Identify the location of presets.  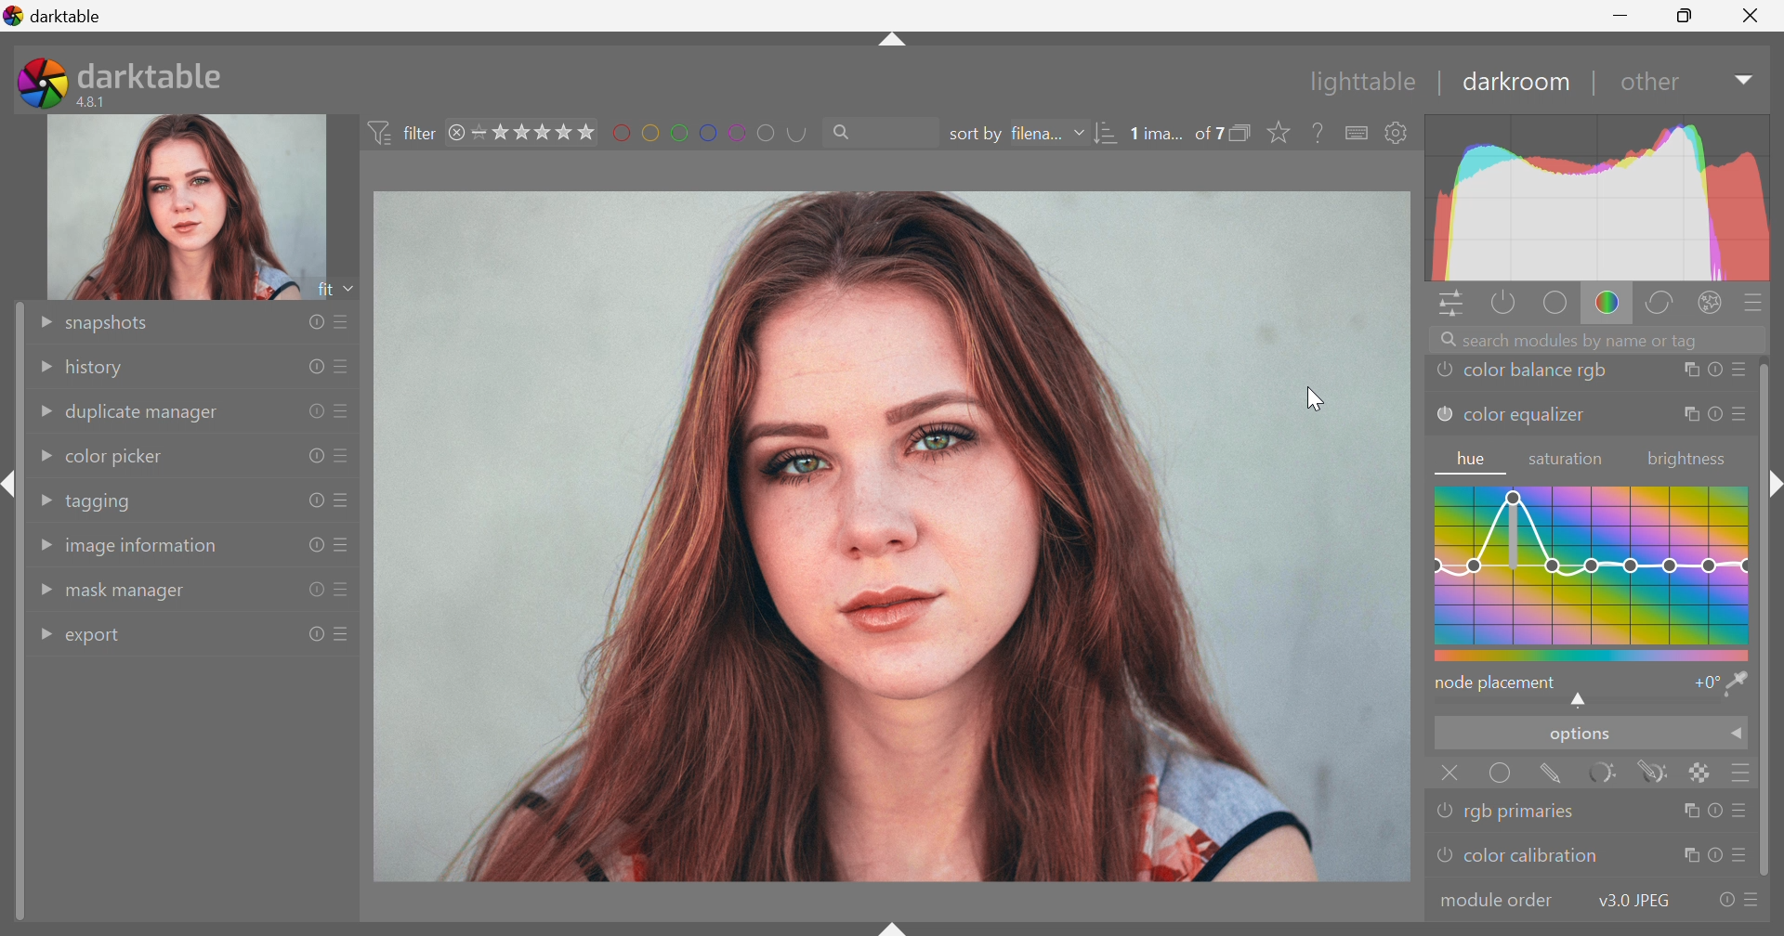
(1738, 415).